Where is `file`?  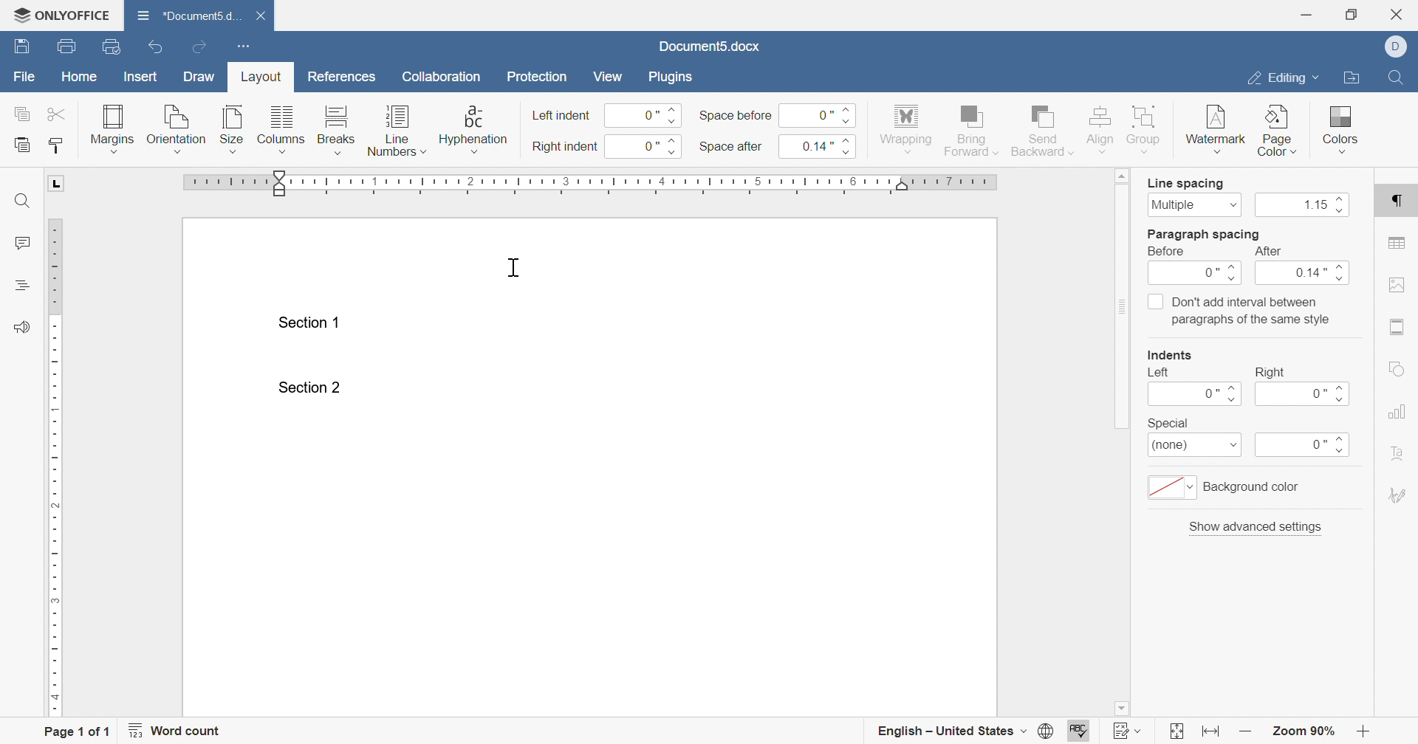 file is located at coordinates (25, 75).